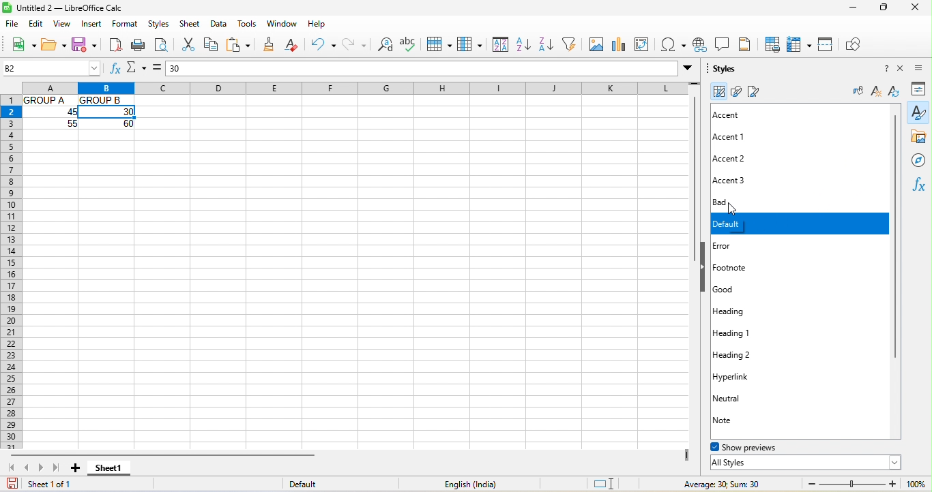 The width and height of the screenshot is (932, 492). I want to click on cut, so click(187, 46).